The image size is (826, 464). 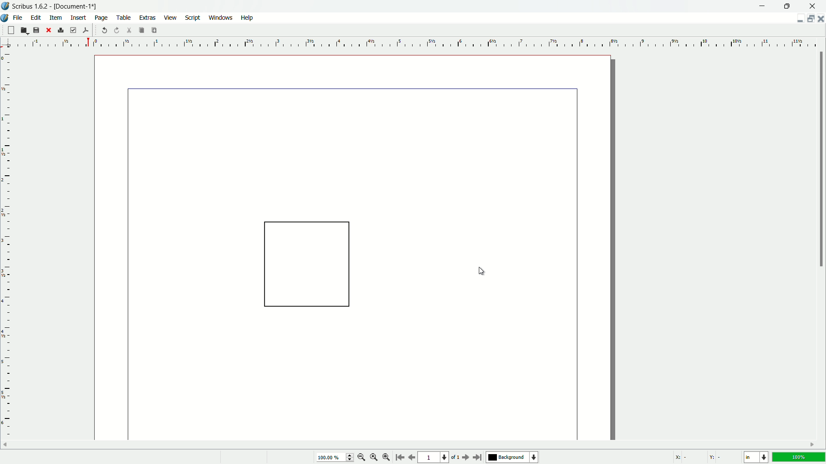 What do you see at coordinates (25, 30) in the screenshot?
I see `open file` at bounding box center [25, 30].